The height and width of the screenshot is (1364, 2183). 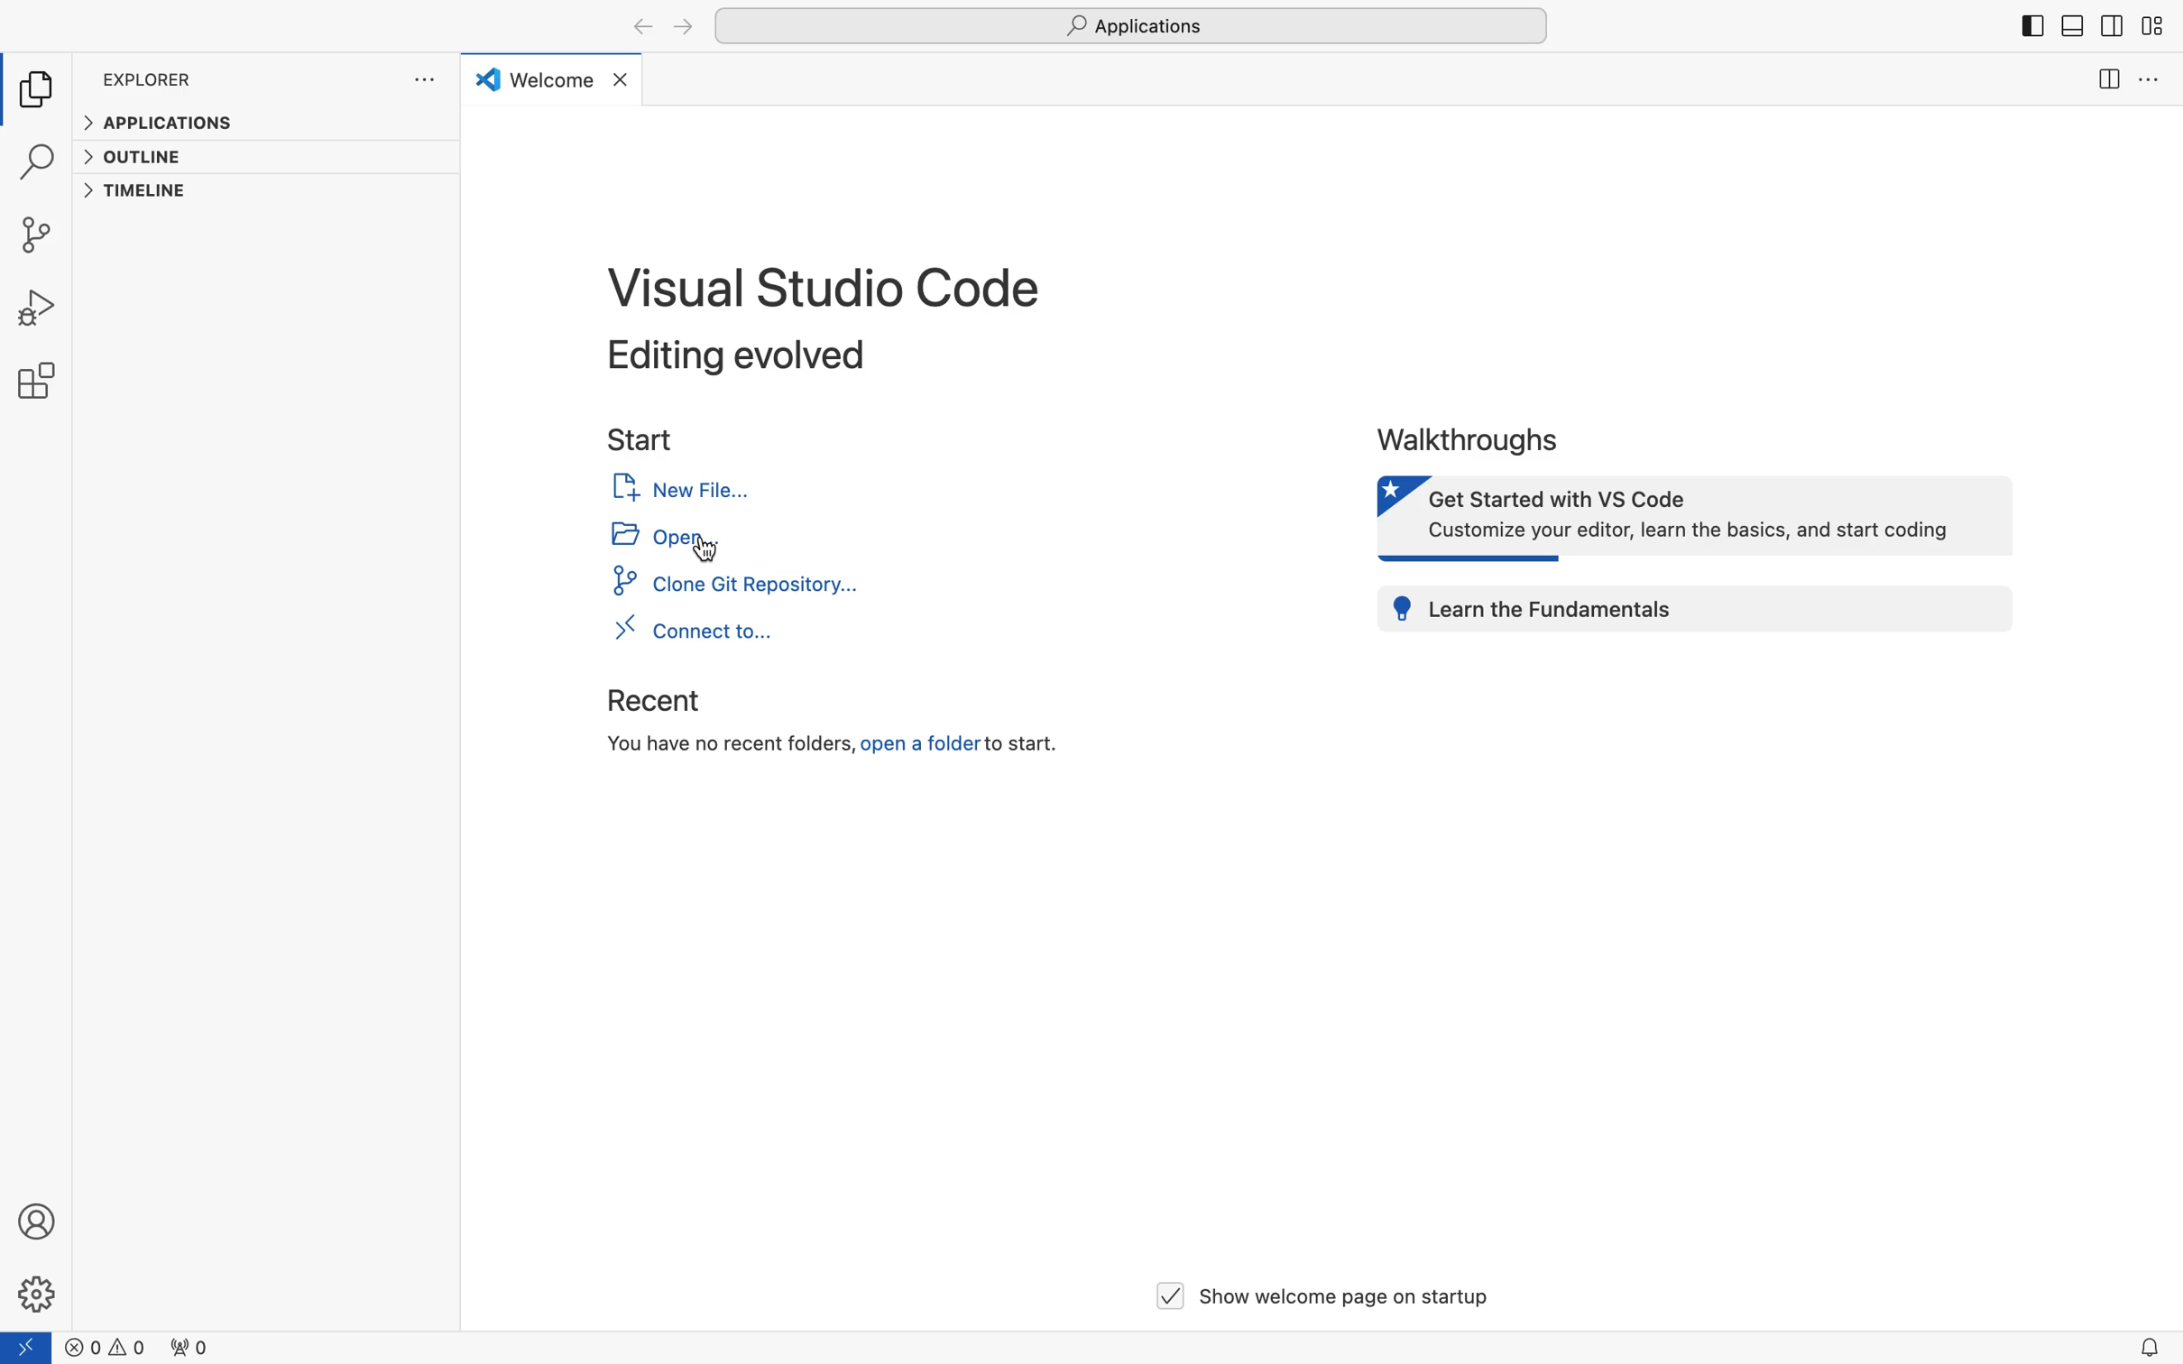 What do you see at coordinates (41, 309) in the screenshot?
I see `run and debug` at bounding box center [41, 309].